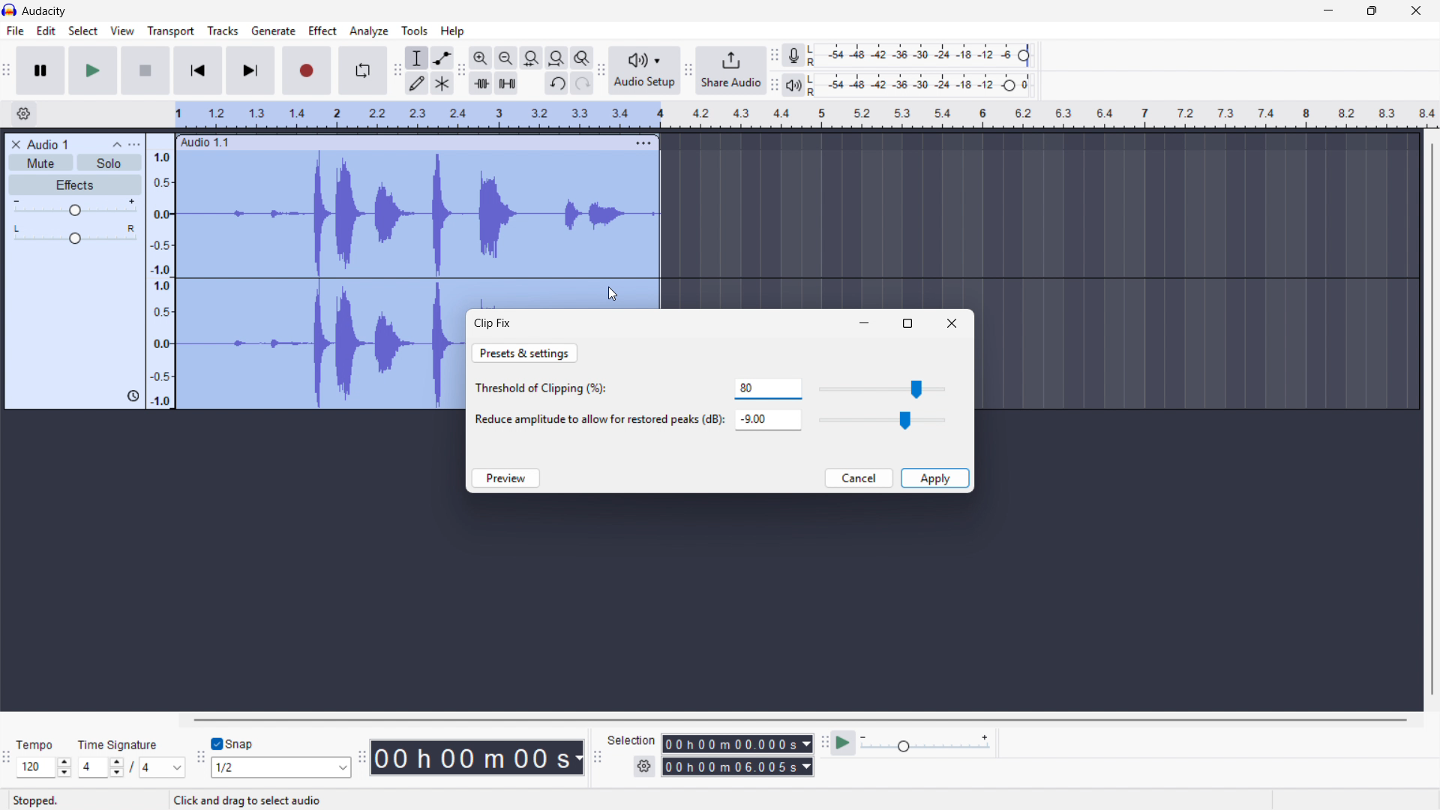 Image resolution: width=1440 pixels, height=810 pixels. I want to click on Transport toolbar , so click(6, 72).